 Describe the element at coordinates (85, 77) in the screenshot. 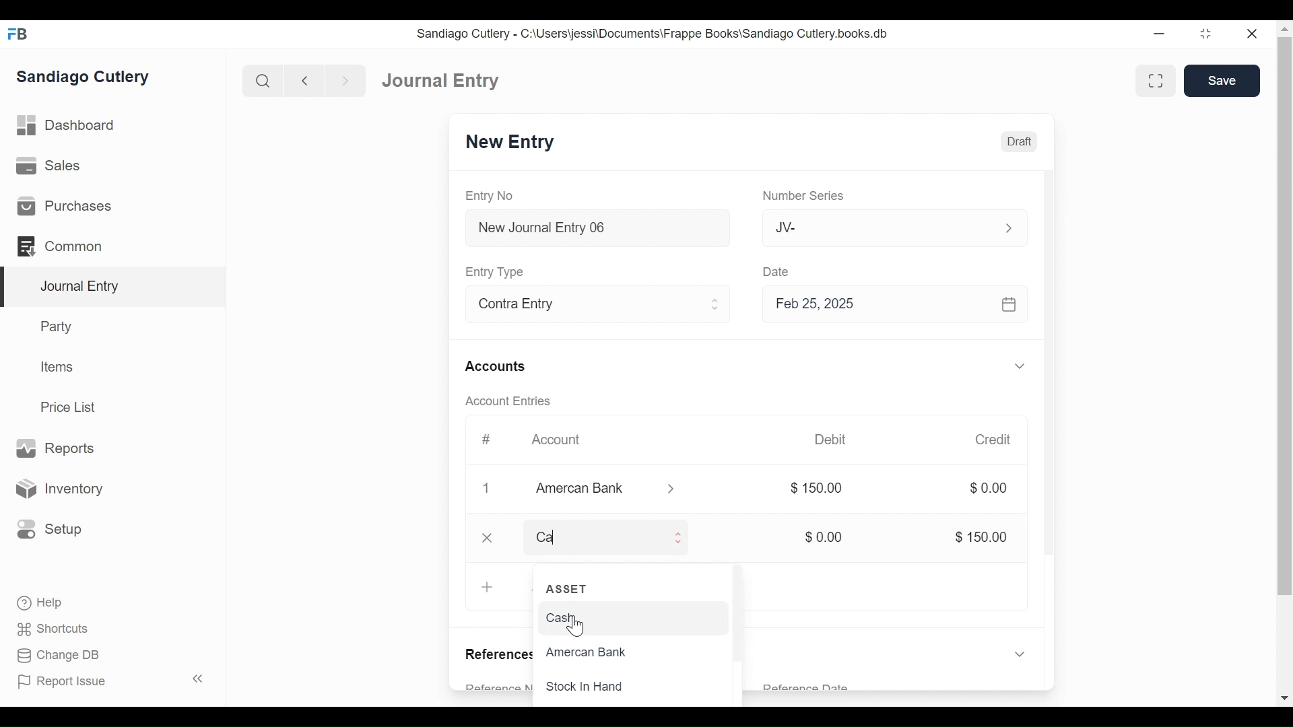

I see `Sandiago Cutlery` at that location.